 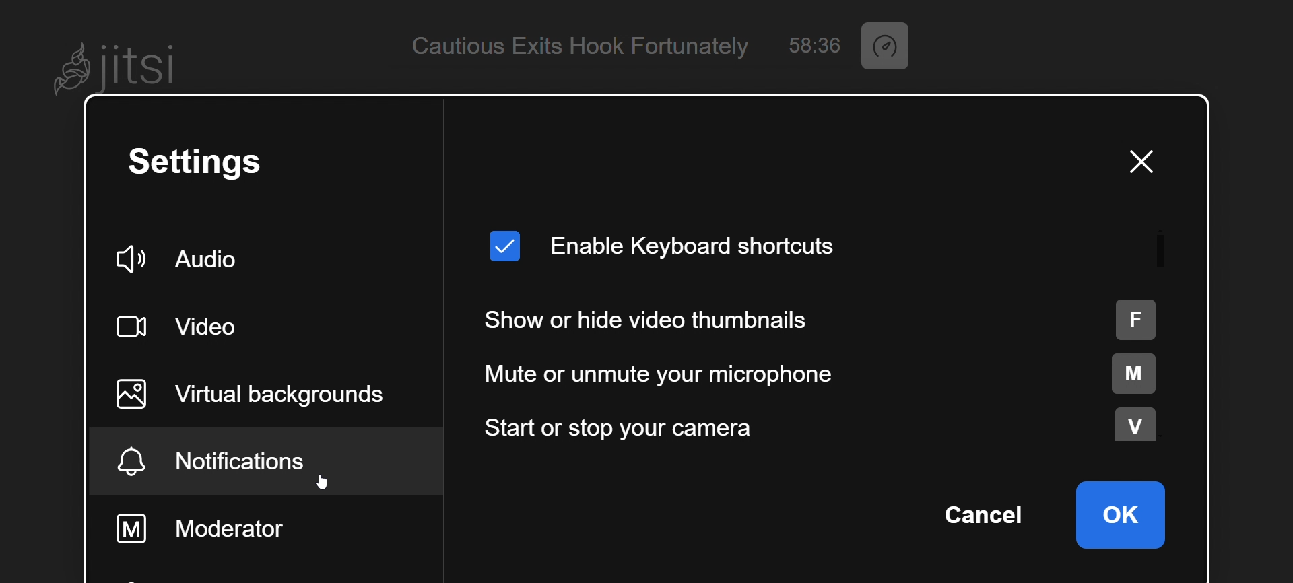 What do you see at coordinates (1159, 248) in the screenshot?
I see `scroll bar` at bounding box center [1159, 248].